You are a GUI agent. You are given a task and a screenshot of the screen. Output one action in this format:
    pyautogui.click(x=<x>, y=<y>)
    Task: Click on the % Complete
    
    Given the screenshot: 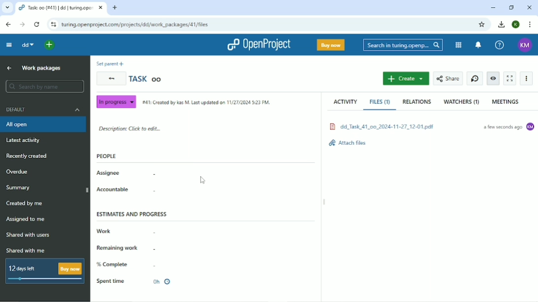 What is the action you would take?
    pyautogui.click(x=114, y=265)
    